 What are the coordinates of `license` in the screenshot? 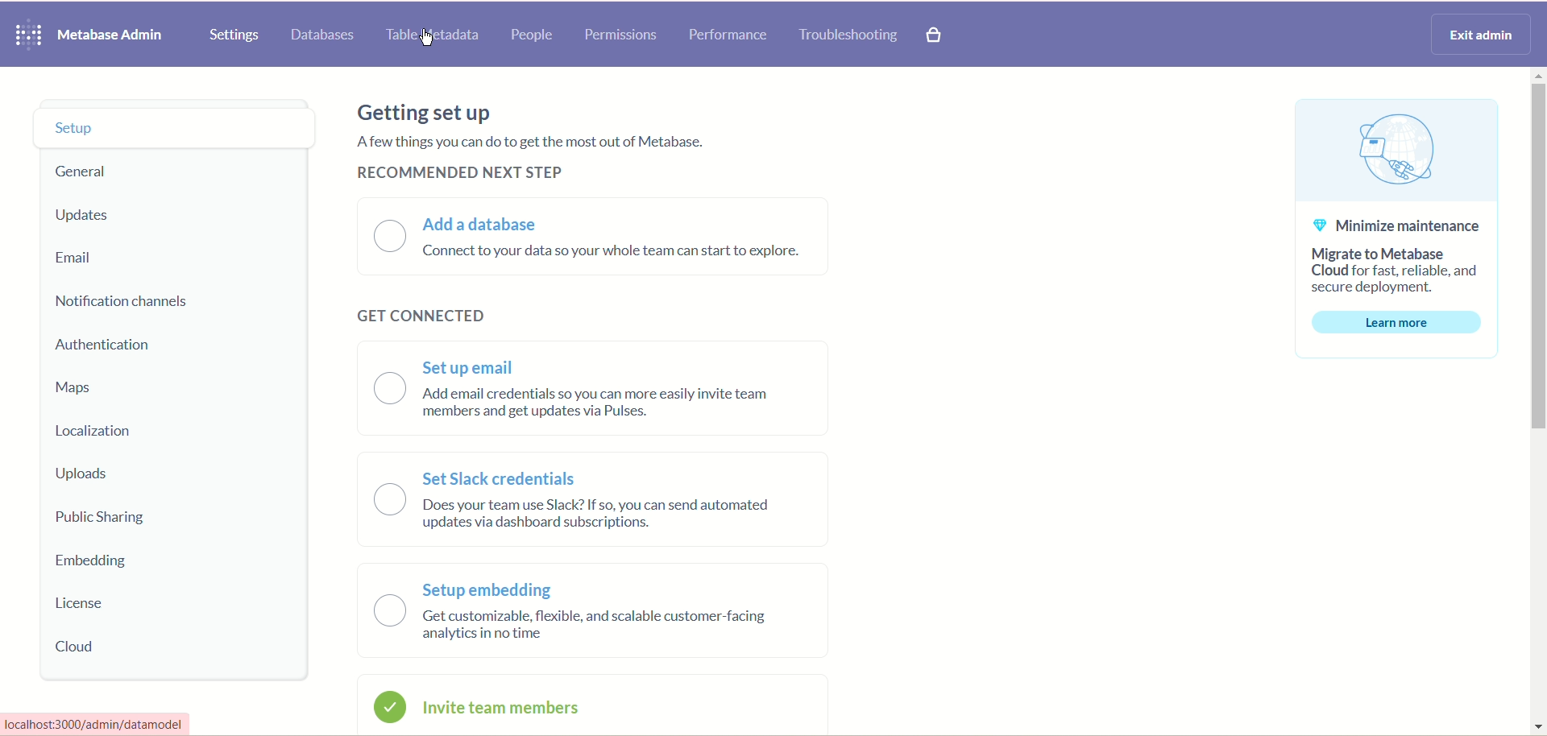 It's located at (85, 605).